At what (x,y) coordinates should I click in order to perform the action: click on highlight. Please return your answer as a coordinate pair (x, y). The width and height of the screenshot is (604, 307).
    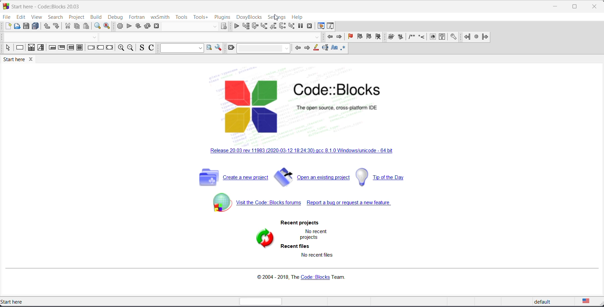
    Looking at the image, I should click on (316, 48).